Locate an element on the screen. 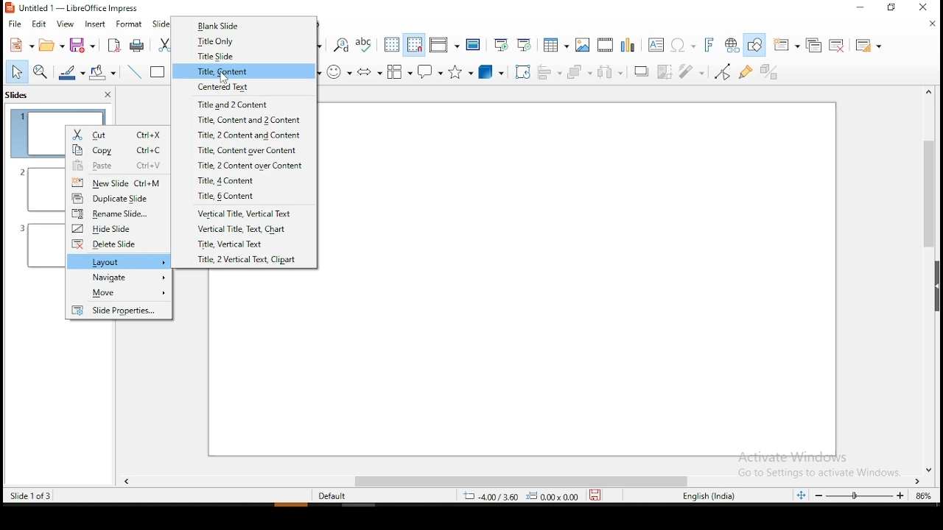  flowchart is located at coordinates (400, 73).